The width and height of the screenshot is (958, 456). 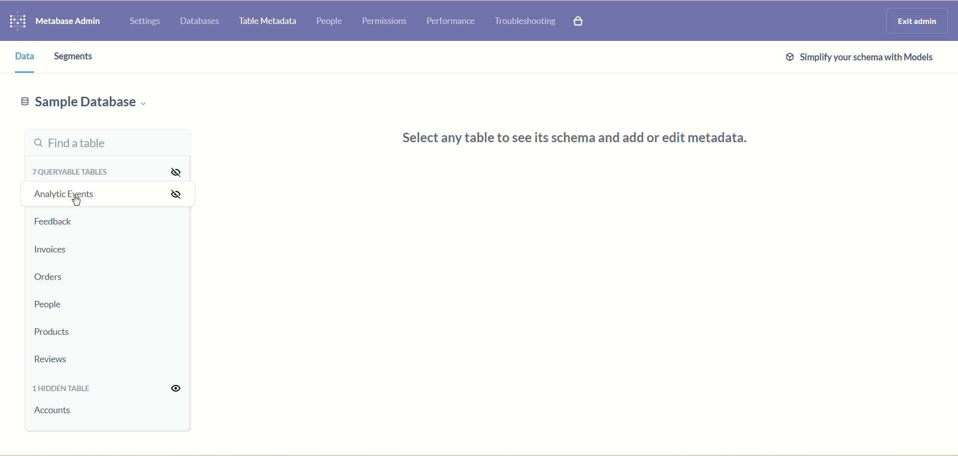 I want to click on Hide, so click(x=172, y=197).